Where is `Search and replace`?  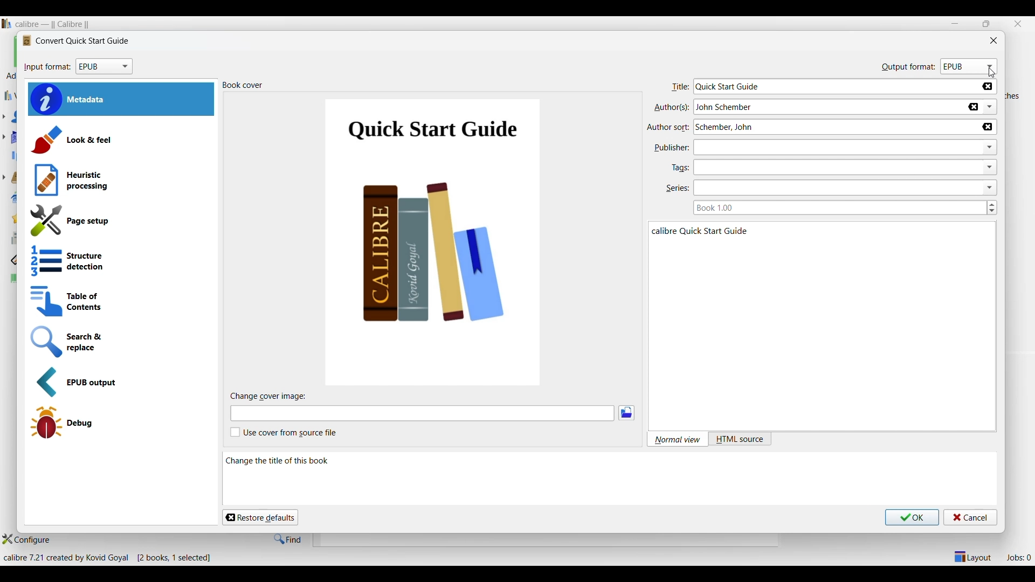 Search and replace is located at coordinates (120, 342).